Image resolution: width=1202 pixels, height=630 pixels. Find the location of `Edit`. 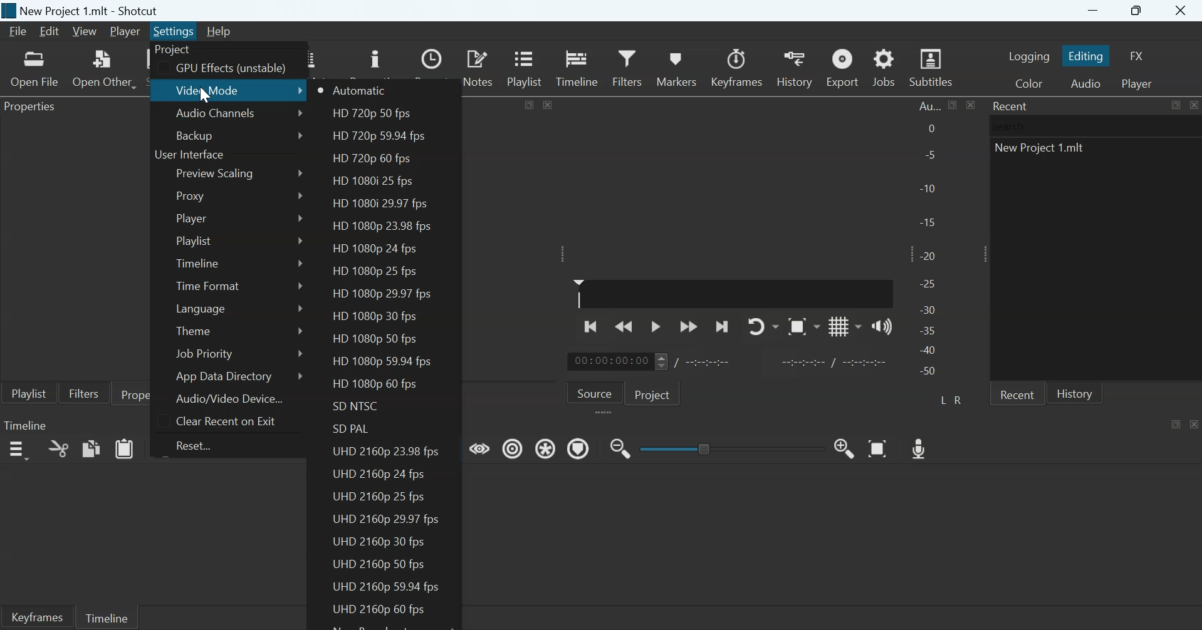

Edit is located at coordinates (49, 31).